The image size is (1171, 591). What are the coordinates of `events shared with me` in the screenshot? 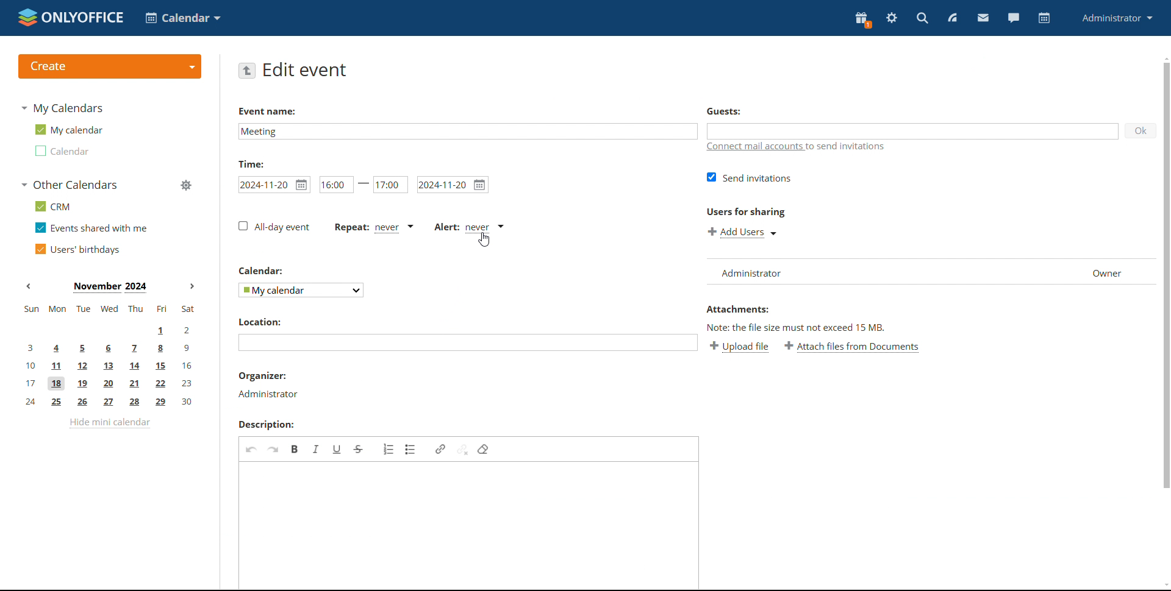 It's located at (91, 227).